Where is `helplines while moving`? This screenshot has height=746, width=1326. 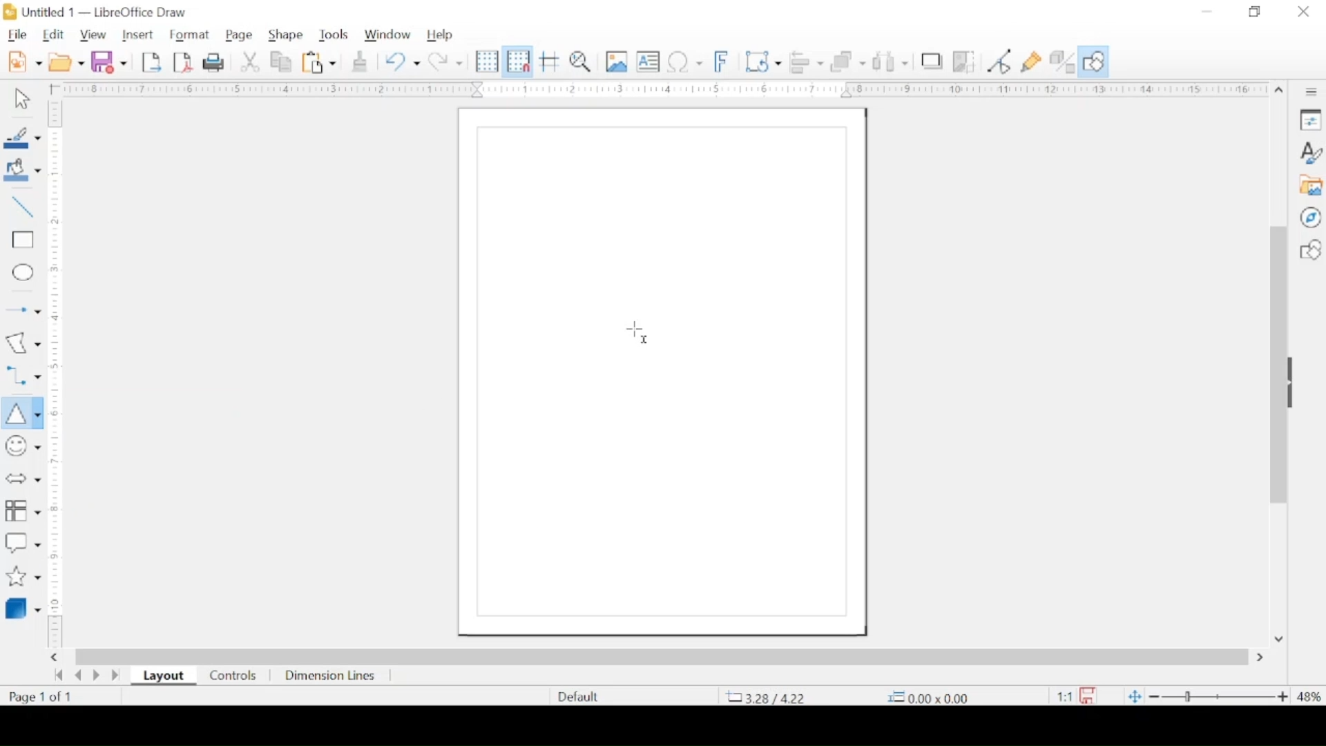
helplines while moving is located at coordinates (550, 61).